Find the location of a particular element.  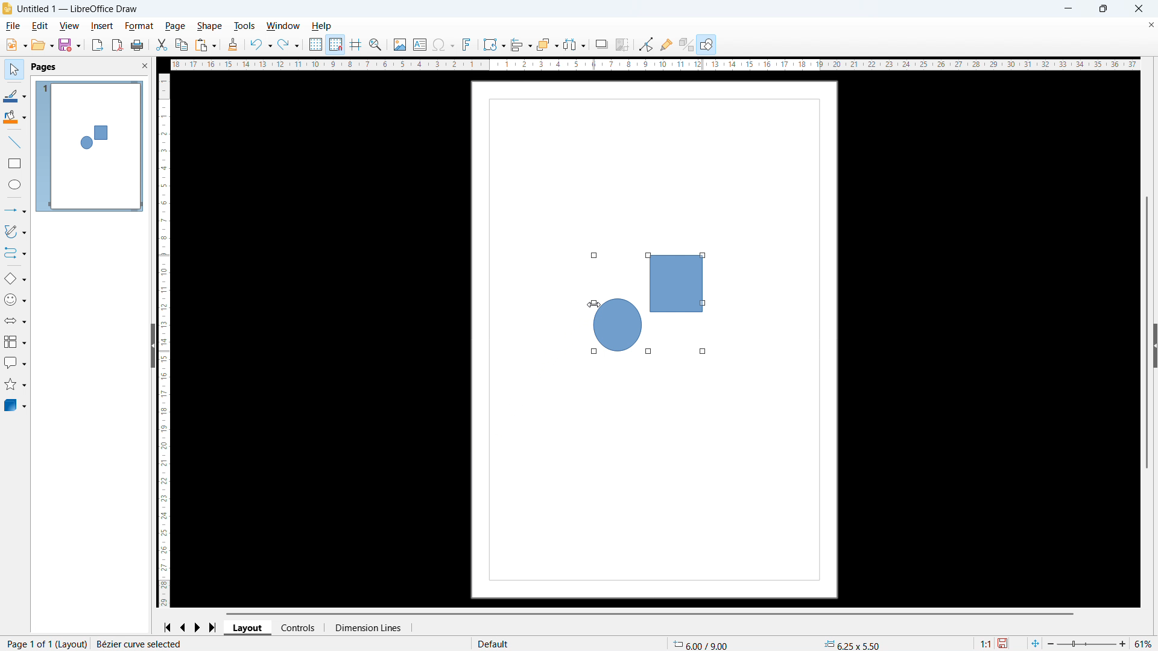

Close document  is located at coordinates (1151, 24).